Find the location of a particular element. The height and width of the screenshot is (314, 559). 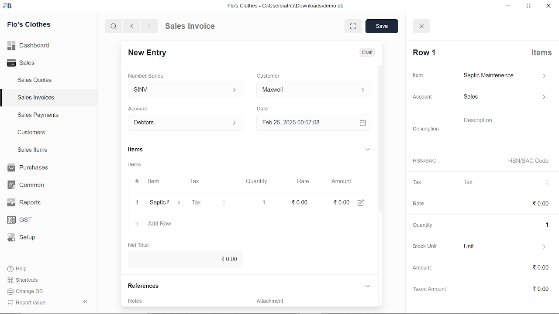

0.00 is located at coordinates (541, 204).